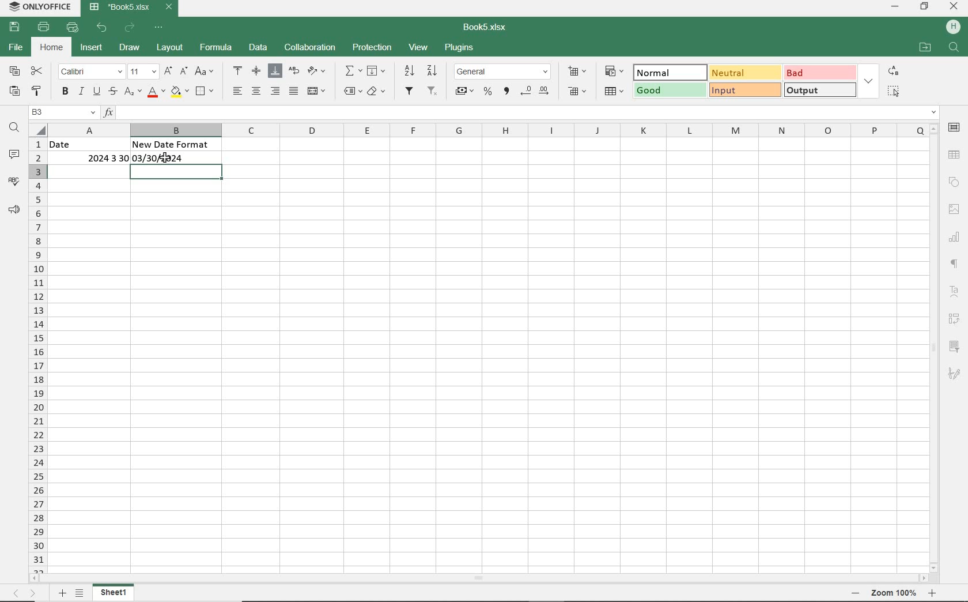  I want to click on SELECT ALL, so click(893, 91).